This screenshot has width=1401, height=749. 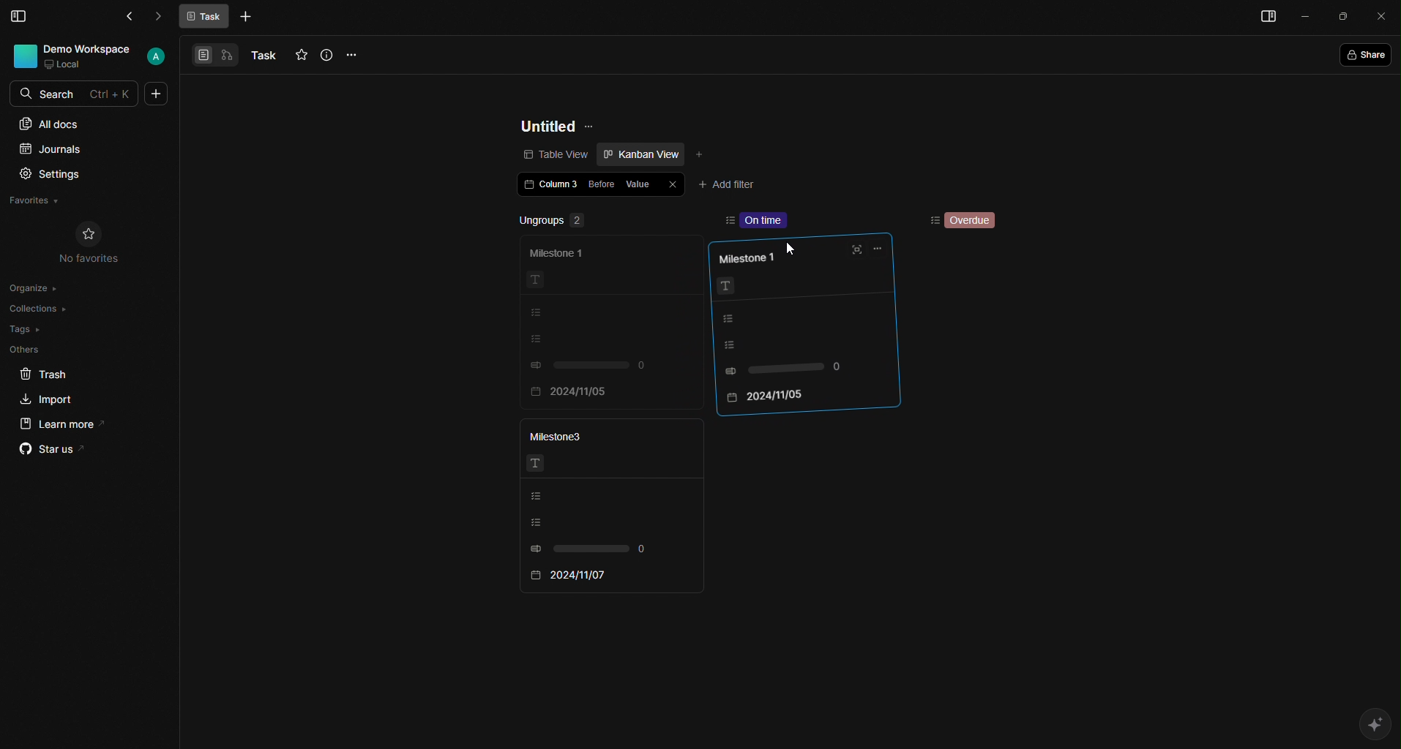 I want to click on Trash, so click(x=44, y=373).